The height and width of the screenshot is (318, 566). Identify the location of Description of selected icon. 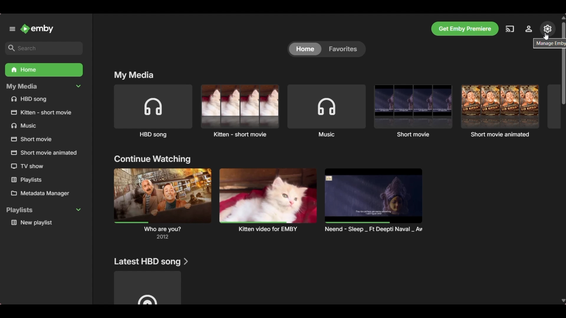
(547, 44).